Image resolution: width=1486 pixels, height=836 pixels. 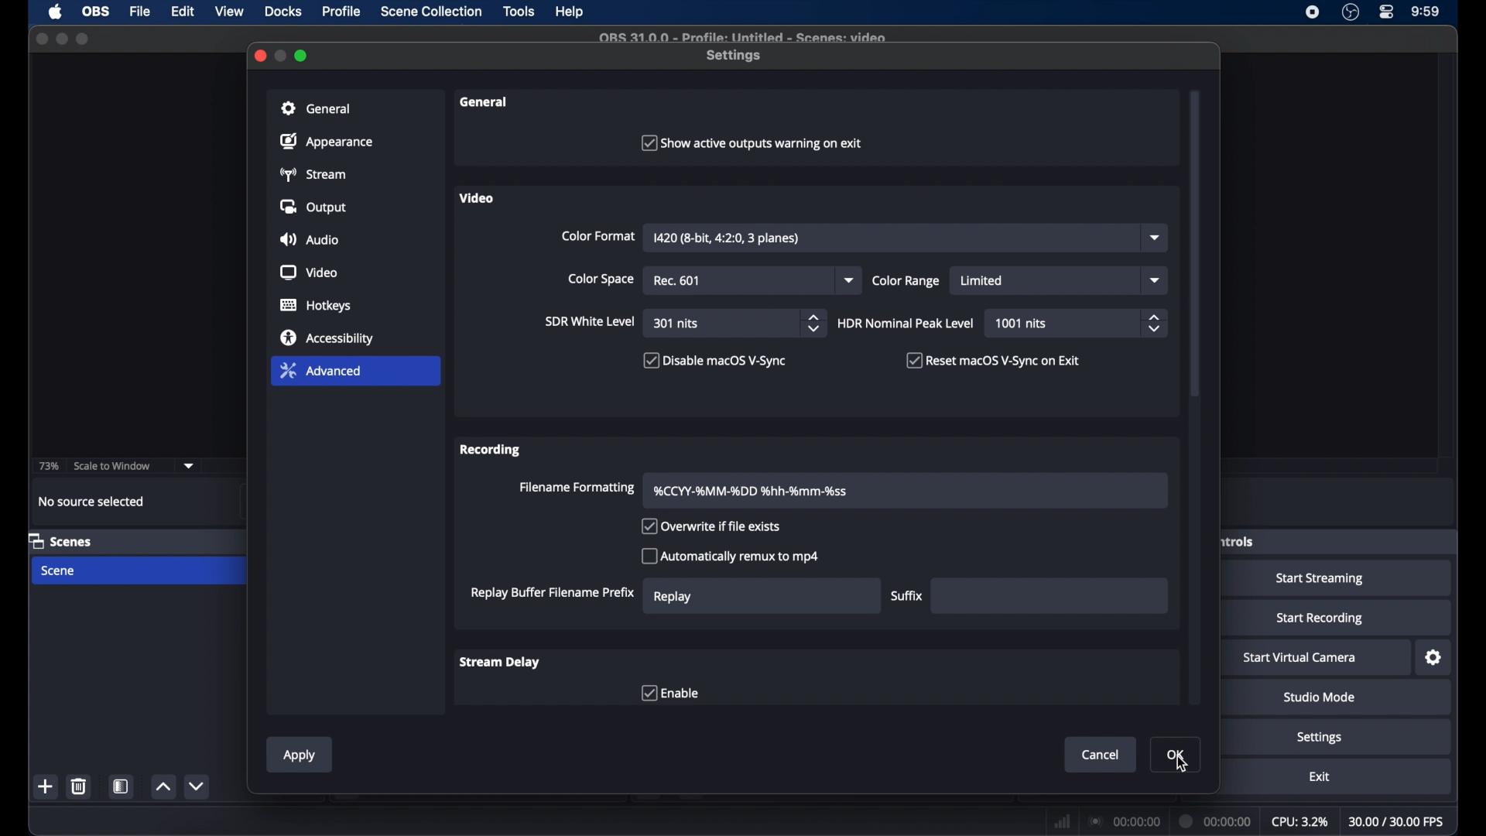 I want to click on ok, so click(x=1176, y=755).